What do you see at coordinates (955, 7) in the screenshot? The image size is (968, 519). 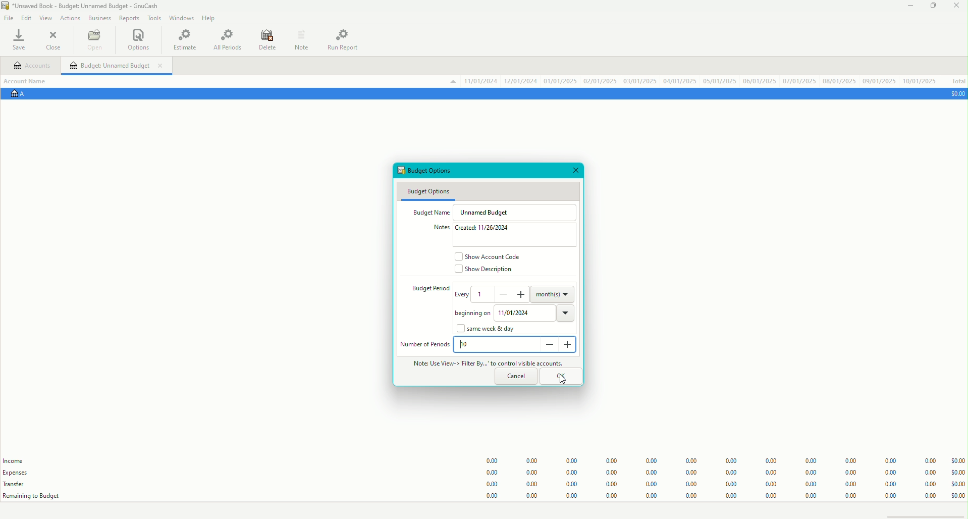 I see `Close` at bounding box center [955, 7].